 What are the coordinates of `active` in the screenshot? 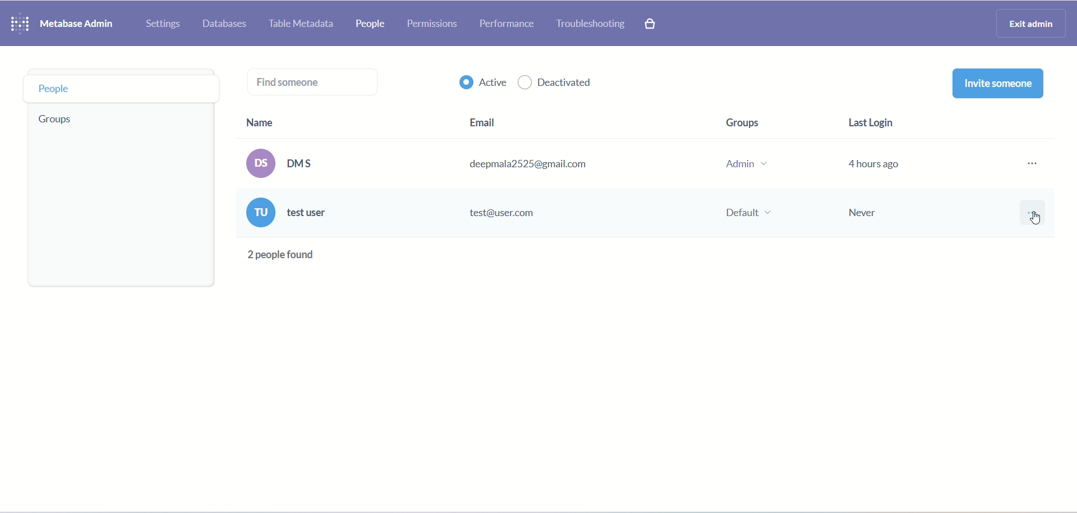 It's located at (483, 85).